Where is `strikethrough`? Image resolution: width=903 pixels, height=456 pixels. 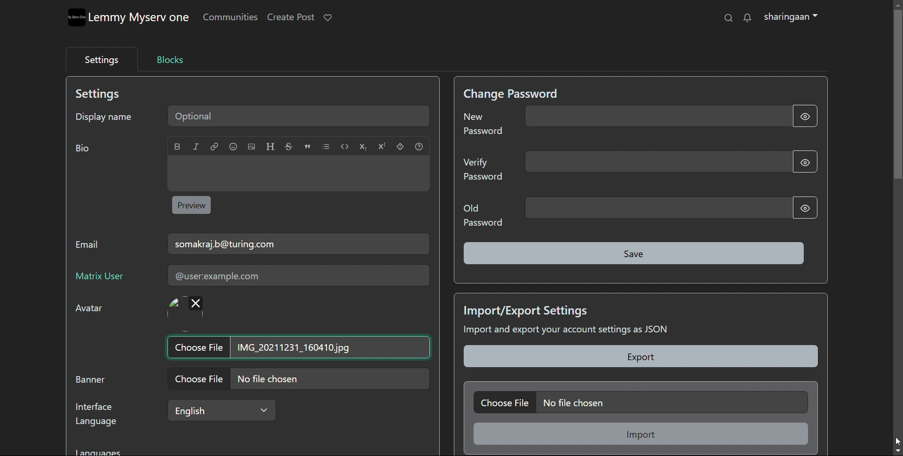 strikethrough is located at coordinates (289, 146).